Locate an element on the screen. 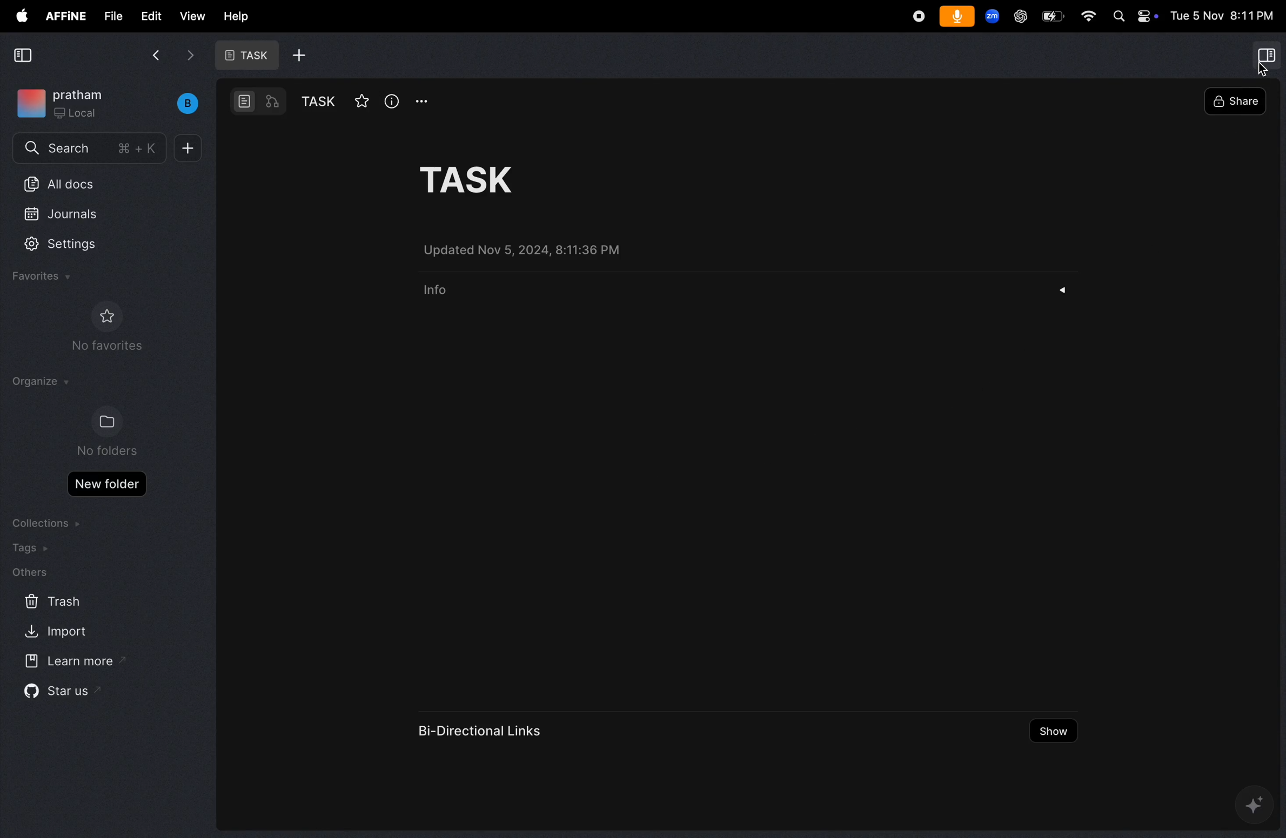 The image size is (1286, 838). tags is located at coordinates (34, 549).